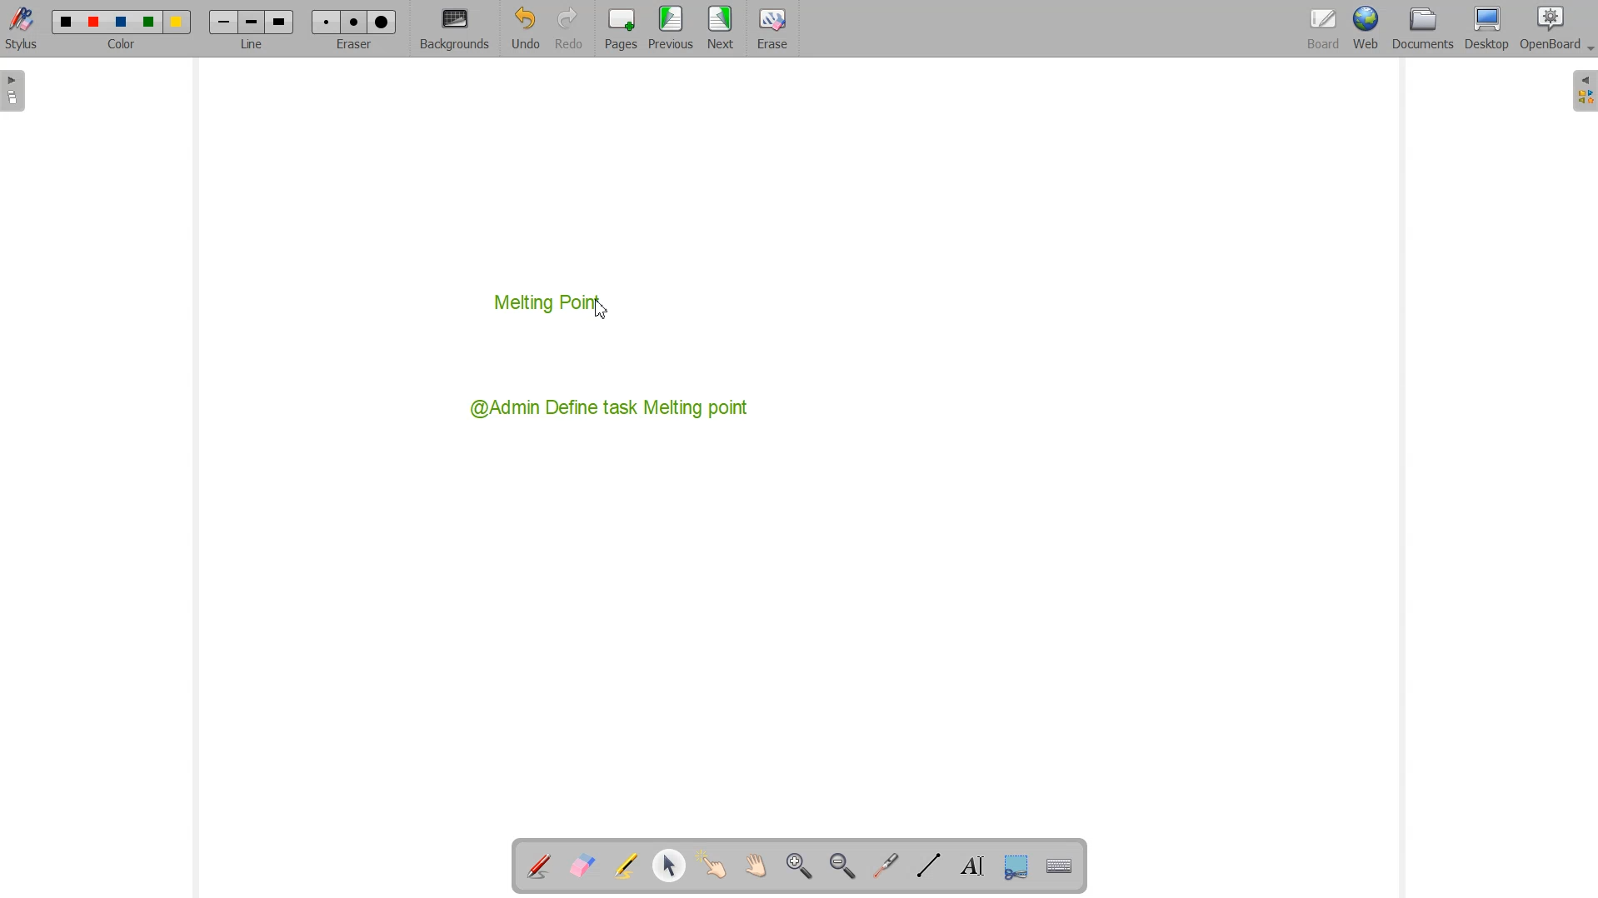  Describe the element at coordinates (455, 29) in the screenshot. I see `Background` at that location.